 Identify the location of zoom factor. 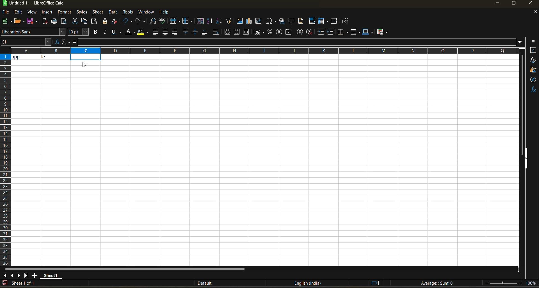
(532, 284).